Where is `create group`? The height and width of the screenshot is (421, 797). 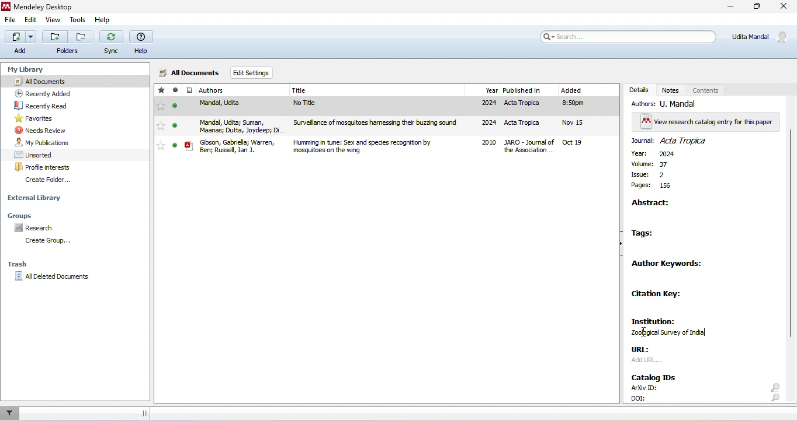
create group is located at coordinates (47, 241).